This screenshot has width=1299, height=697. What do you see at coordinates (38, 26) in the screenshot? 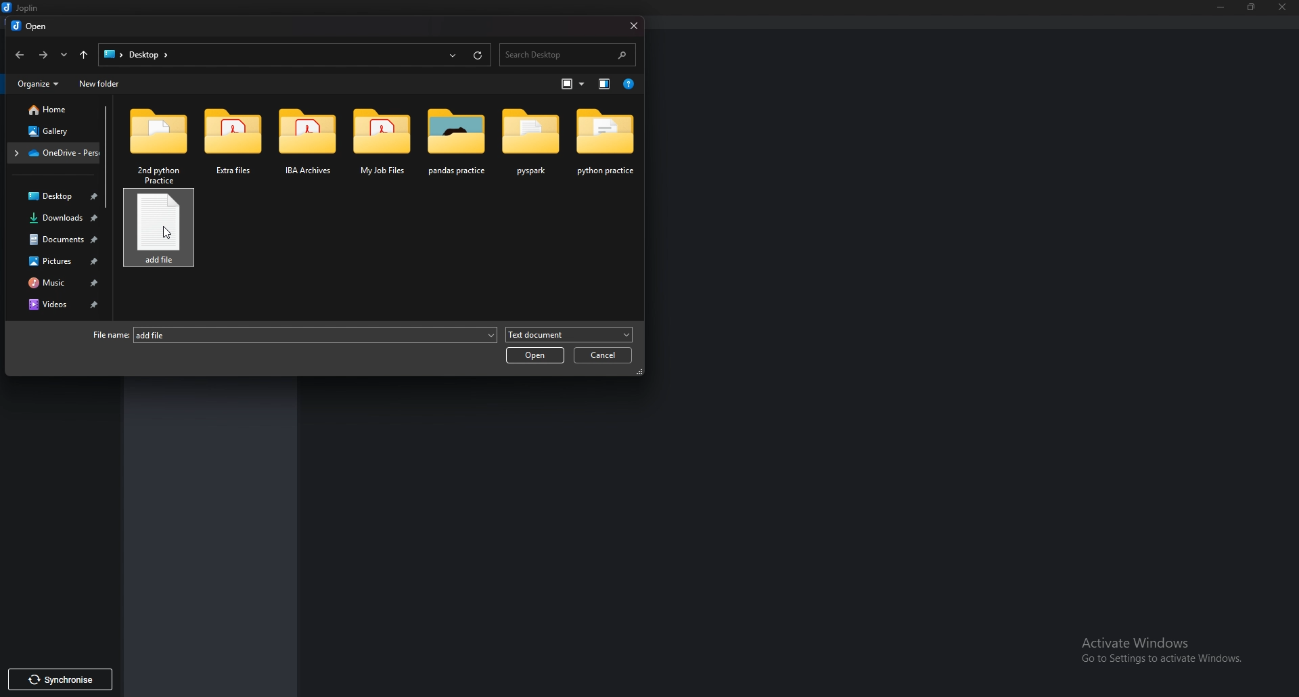
I see `open` at bounding box center [38, 26].